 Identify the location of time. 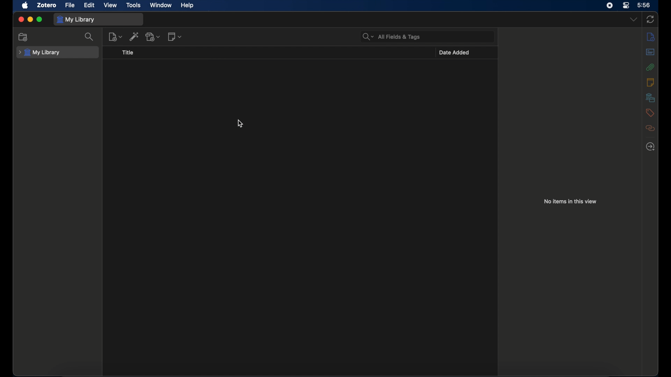
(644, 5).